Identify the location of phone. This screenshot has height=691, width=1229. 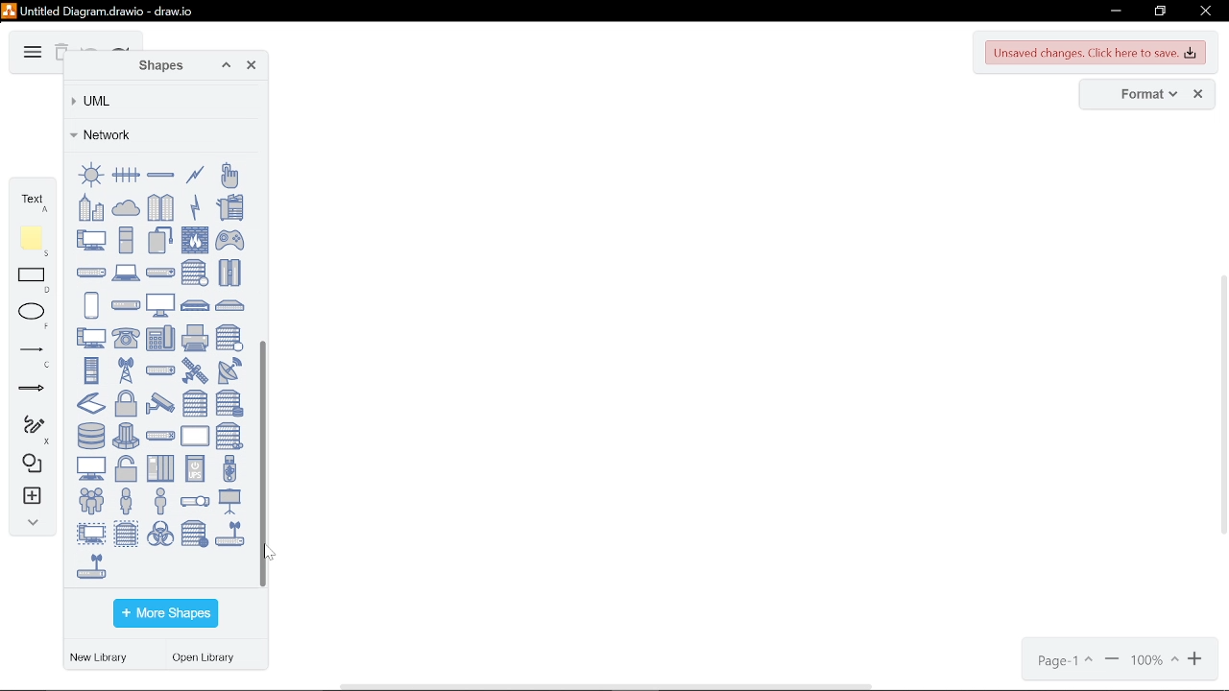
(160, 338).